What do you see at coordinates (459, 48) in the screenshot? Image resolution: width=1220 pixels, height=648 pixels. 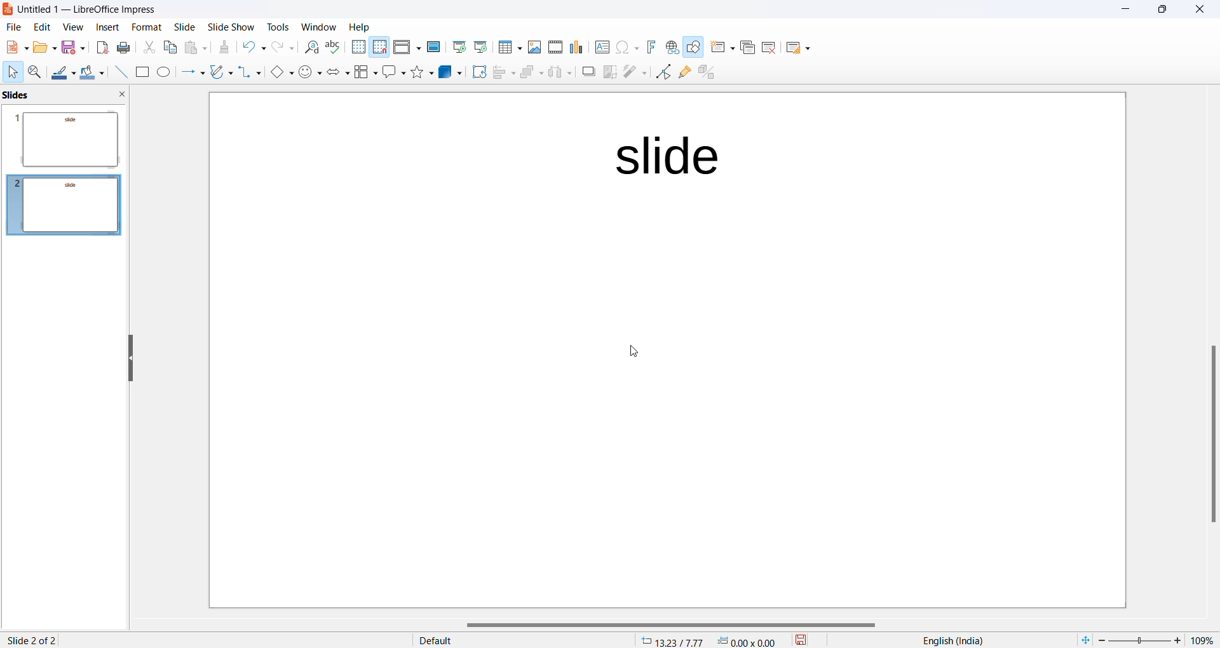 I see `Start from first slide` at bounding box center [459, 48].